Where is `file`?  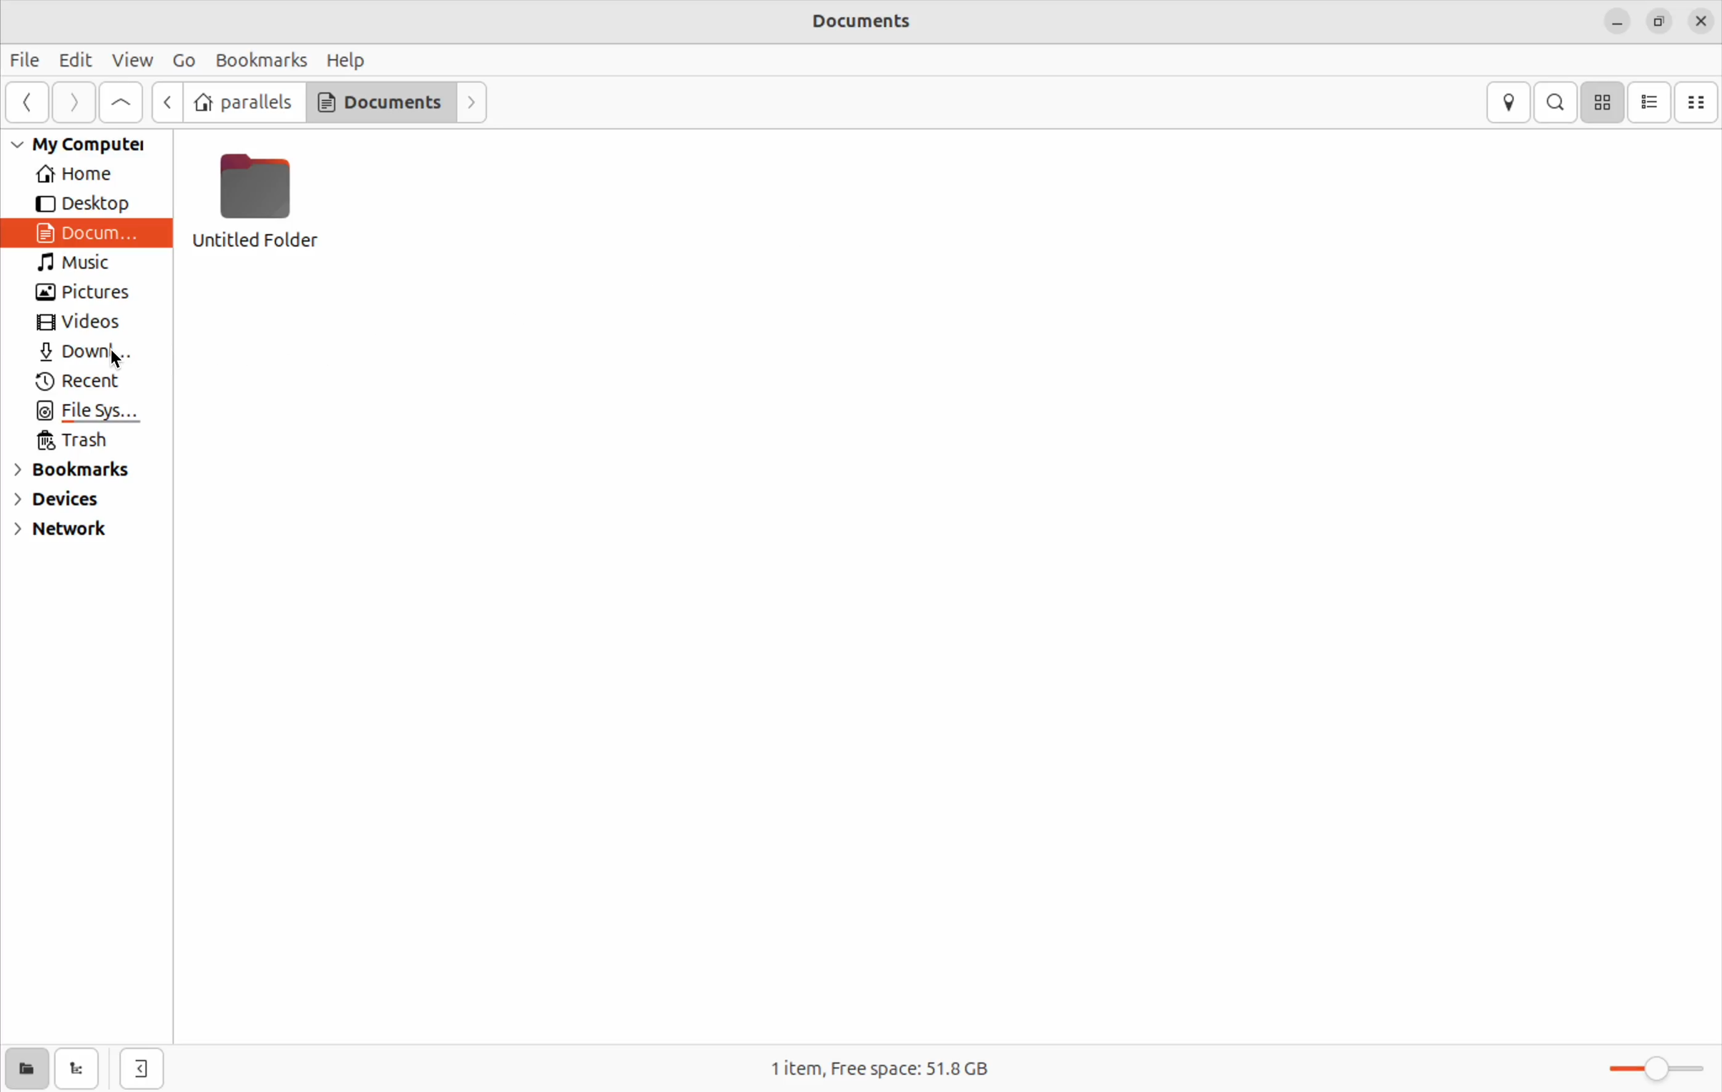
file is located at coordinates (29, 62).